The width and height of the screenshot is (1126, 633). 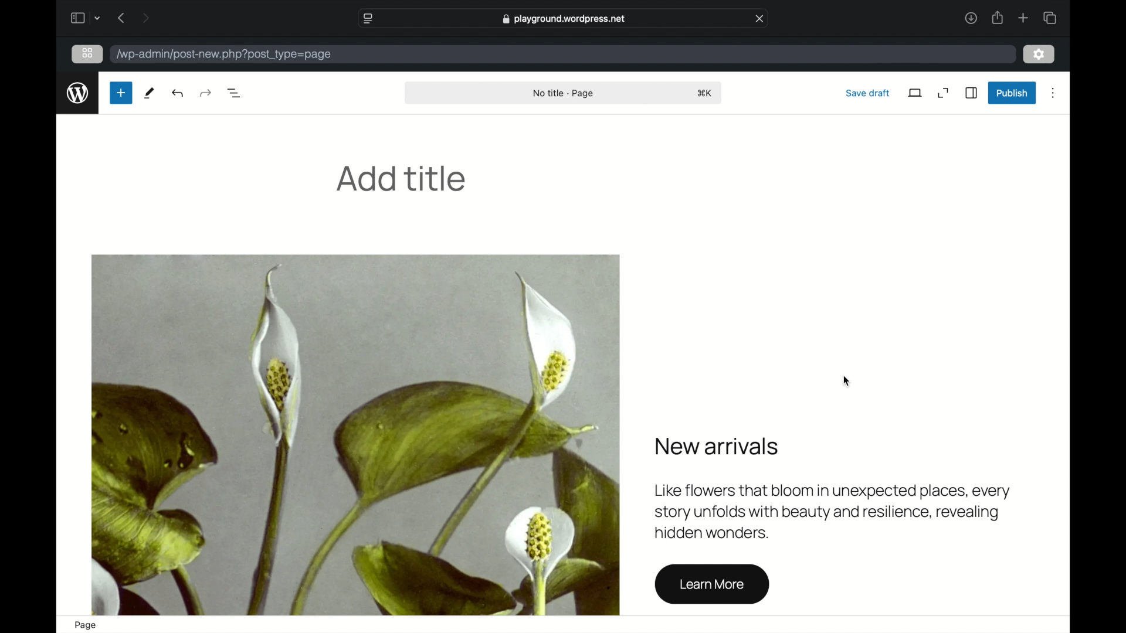 What do you see at coordinates (150, 93) in the screenshot?
I see `tools` at bounding box center [150, 93].